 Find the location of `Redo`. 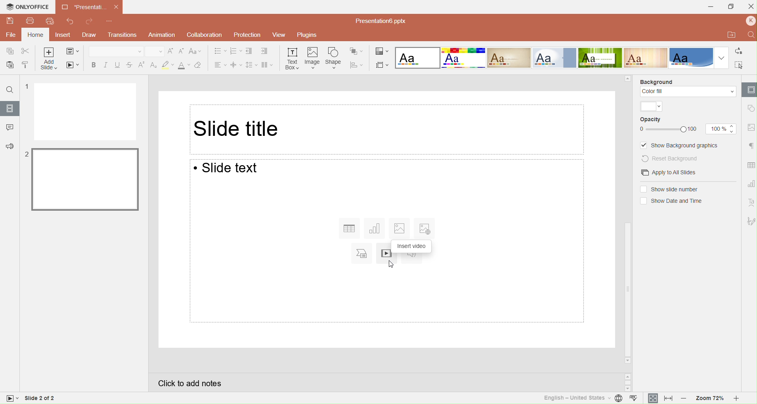

Redo is located at coordinates (89, 23).